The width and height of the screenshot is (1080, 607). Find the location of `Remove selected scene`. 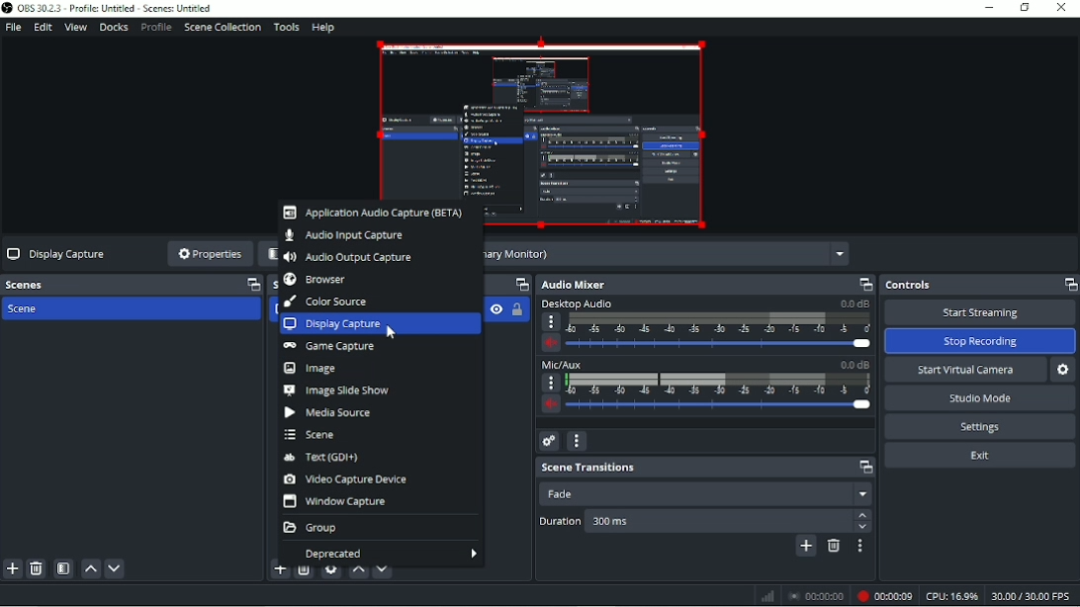

Remove selected scene is located at coordinates (37, 568).